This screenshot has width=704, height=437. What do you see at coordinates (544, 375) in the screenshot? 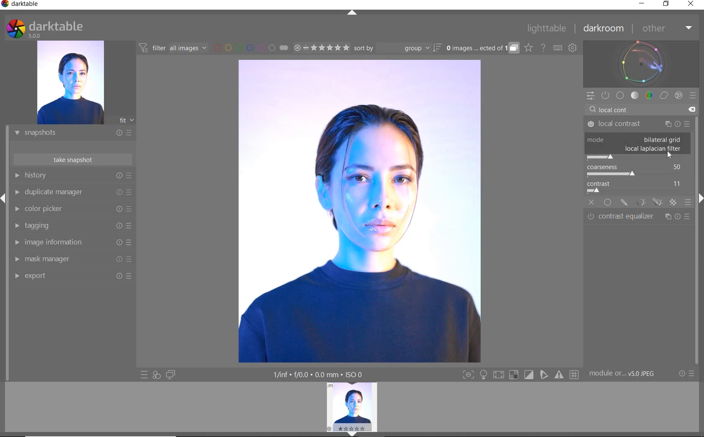
I see `Button` at bounding box center [544, 375].